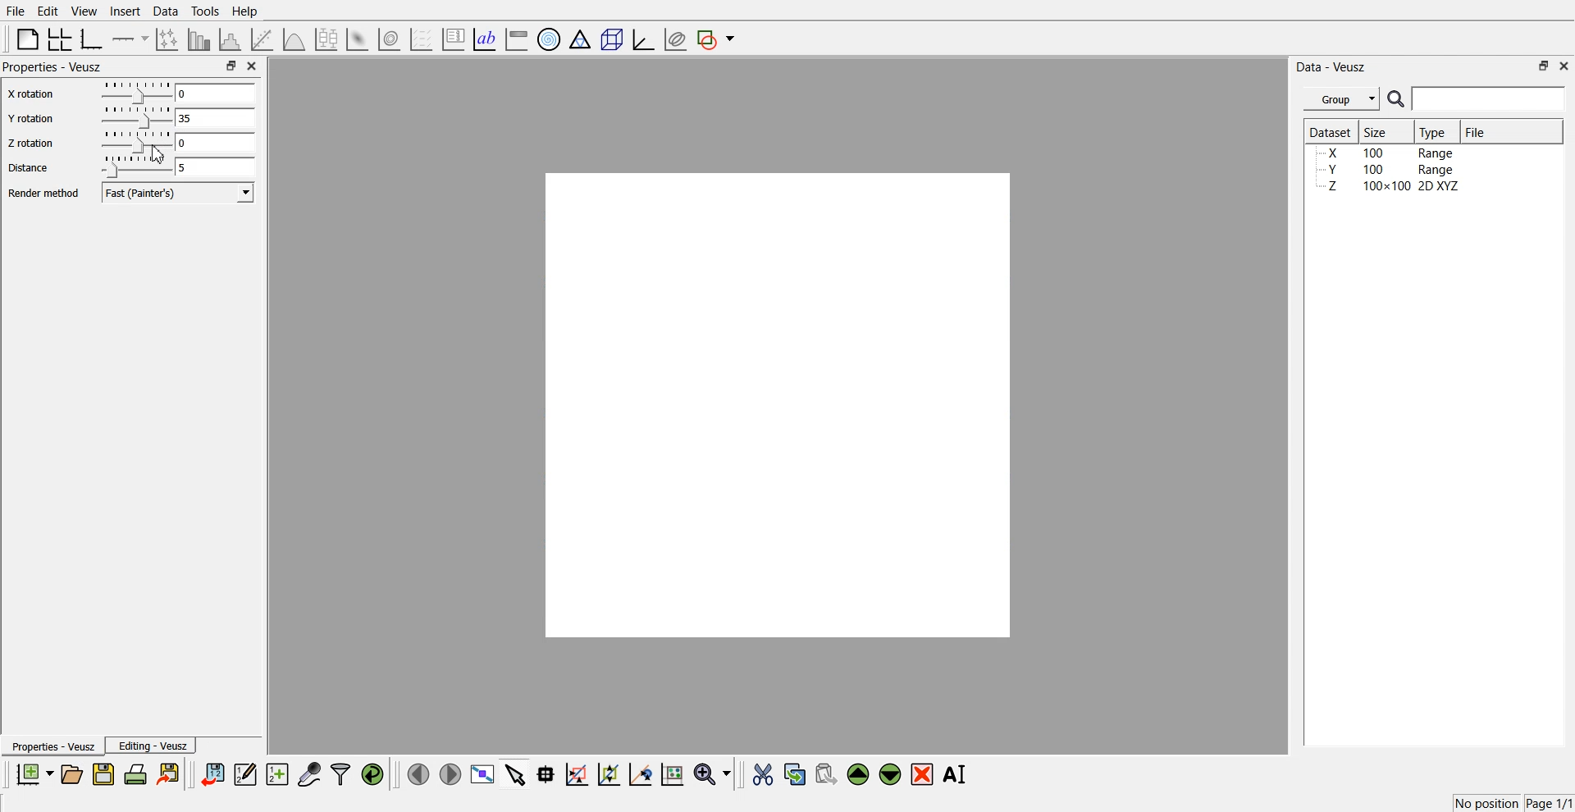 This screenshot has height=812, width=1575. I want to click on Open the document, so click(71, 774).